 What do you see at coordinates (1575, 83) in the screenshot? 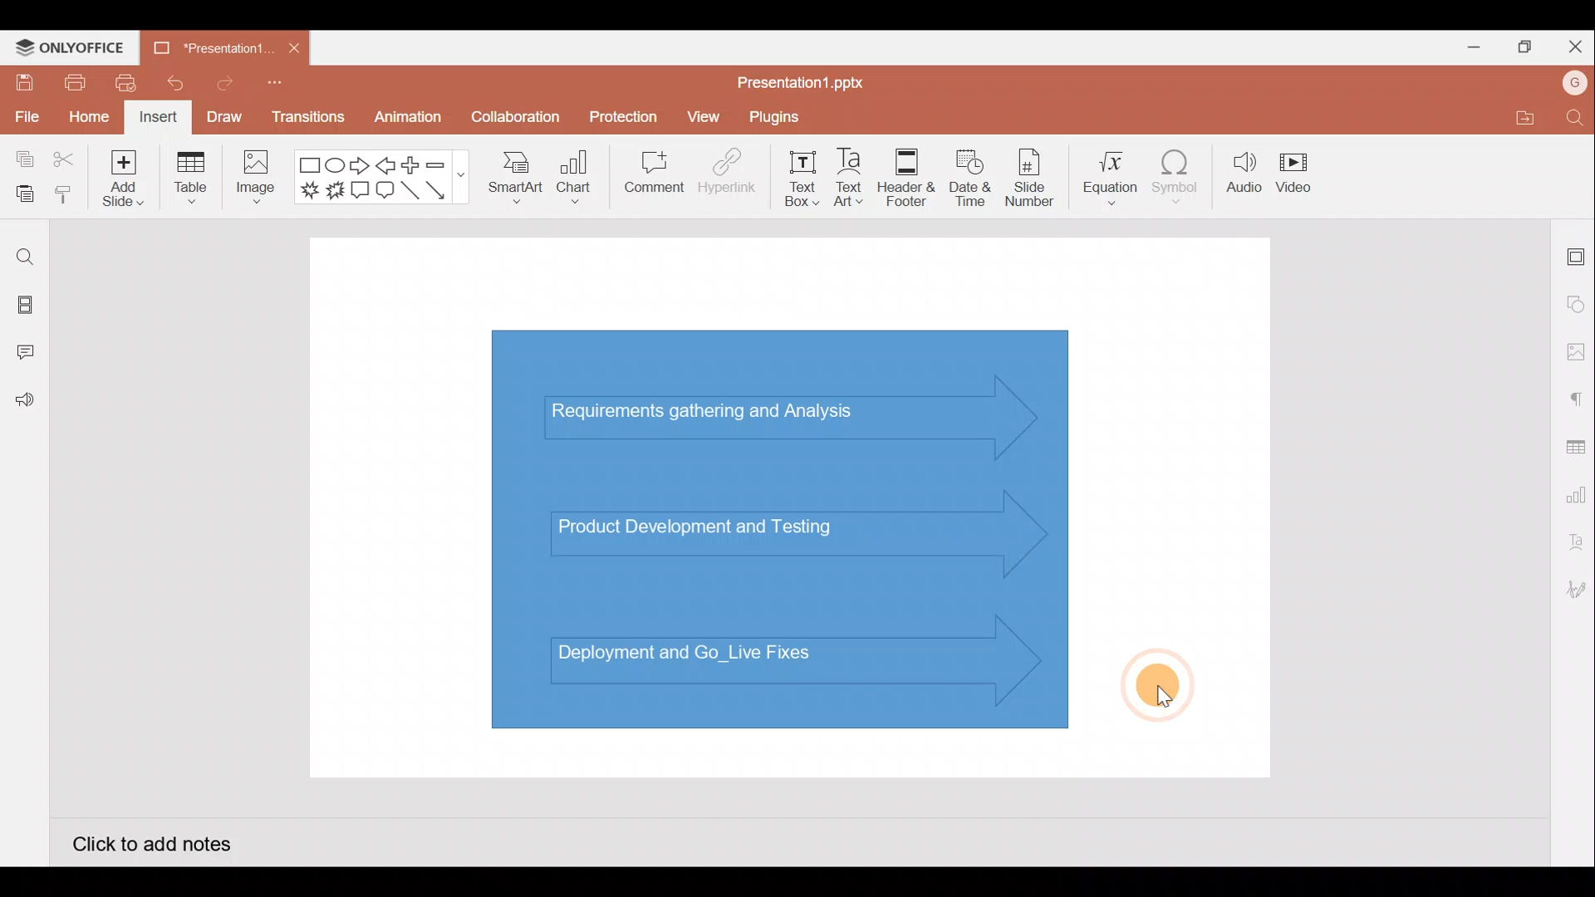
I see `Account name` at bounding box center [1575, 83].